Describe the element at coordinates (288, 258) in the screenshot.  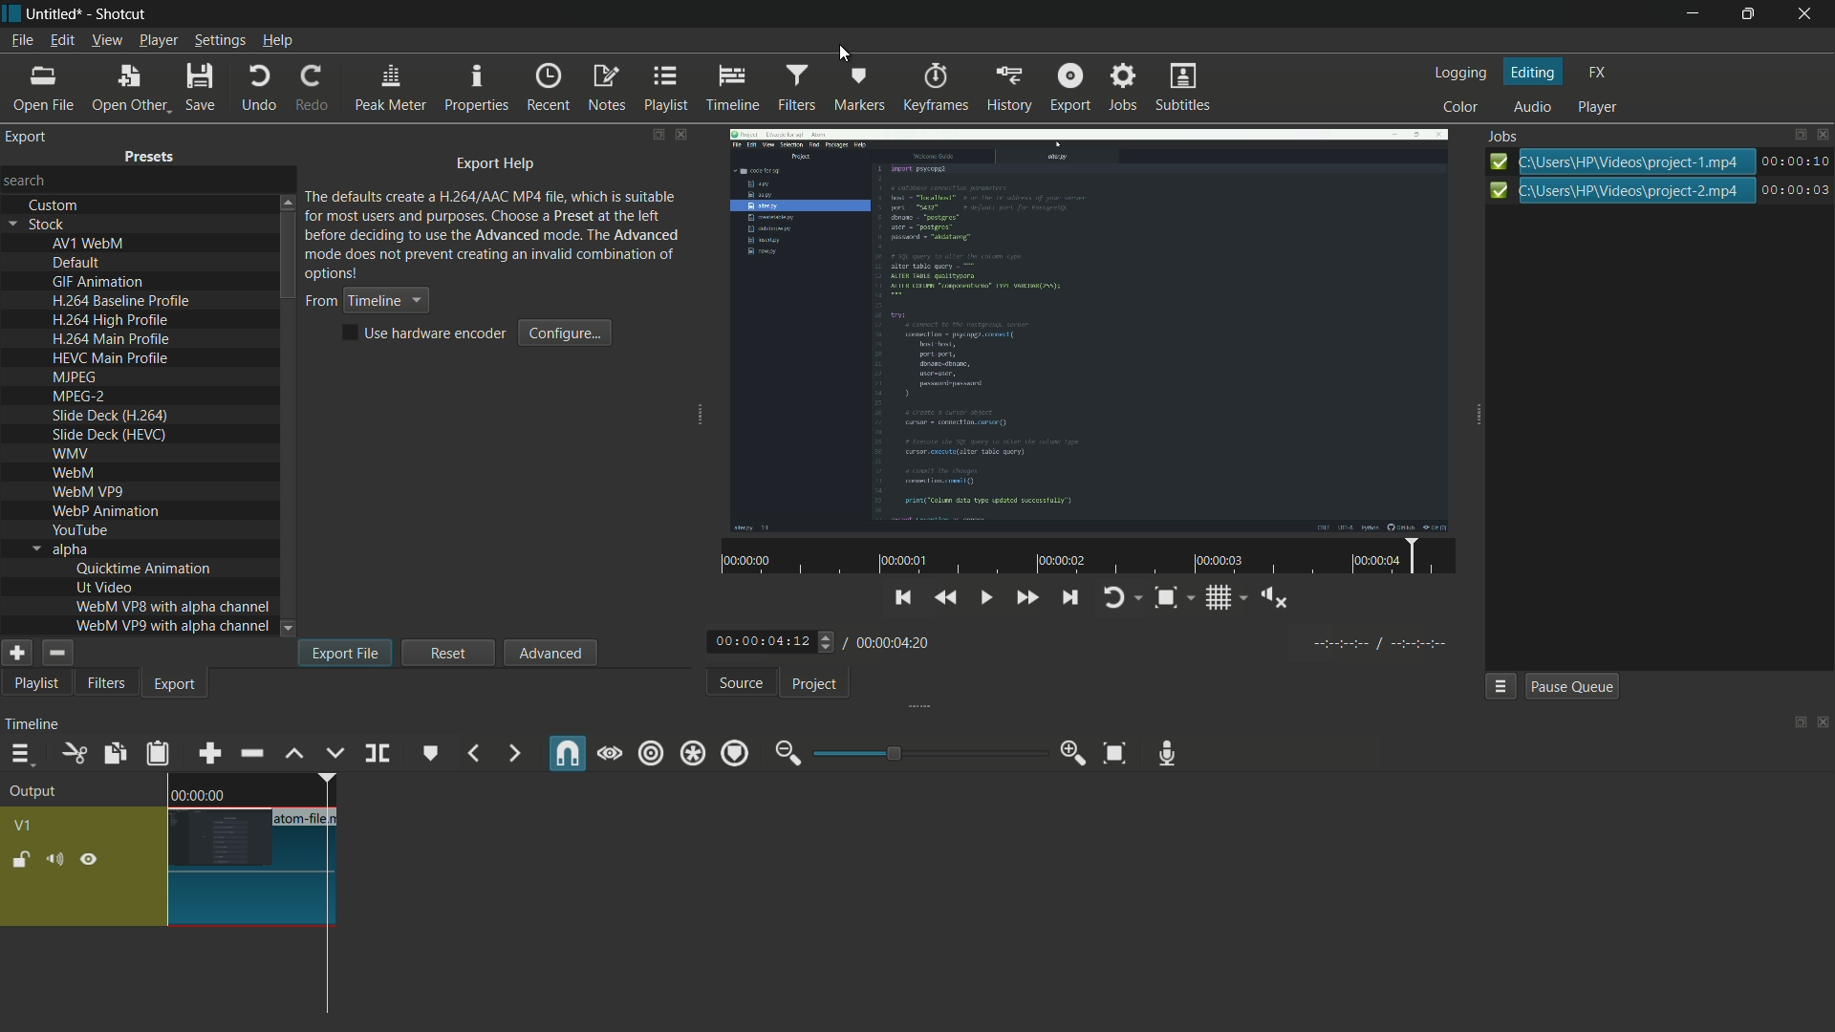
I see `scroll bar` at that location.